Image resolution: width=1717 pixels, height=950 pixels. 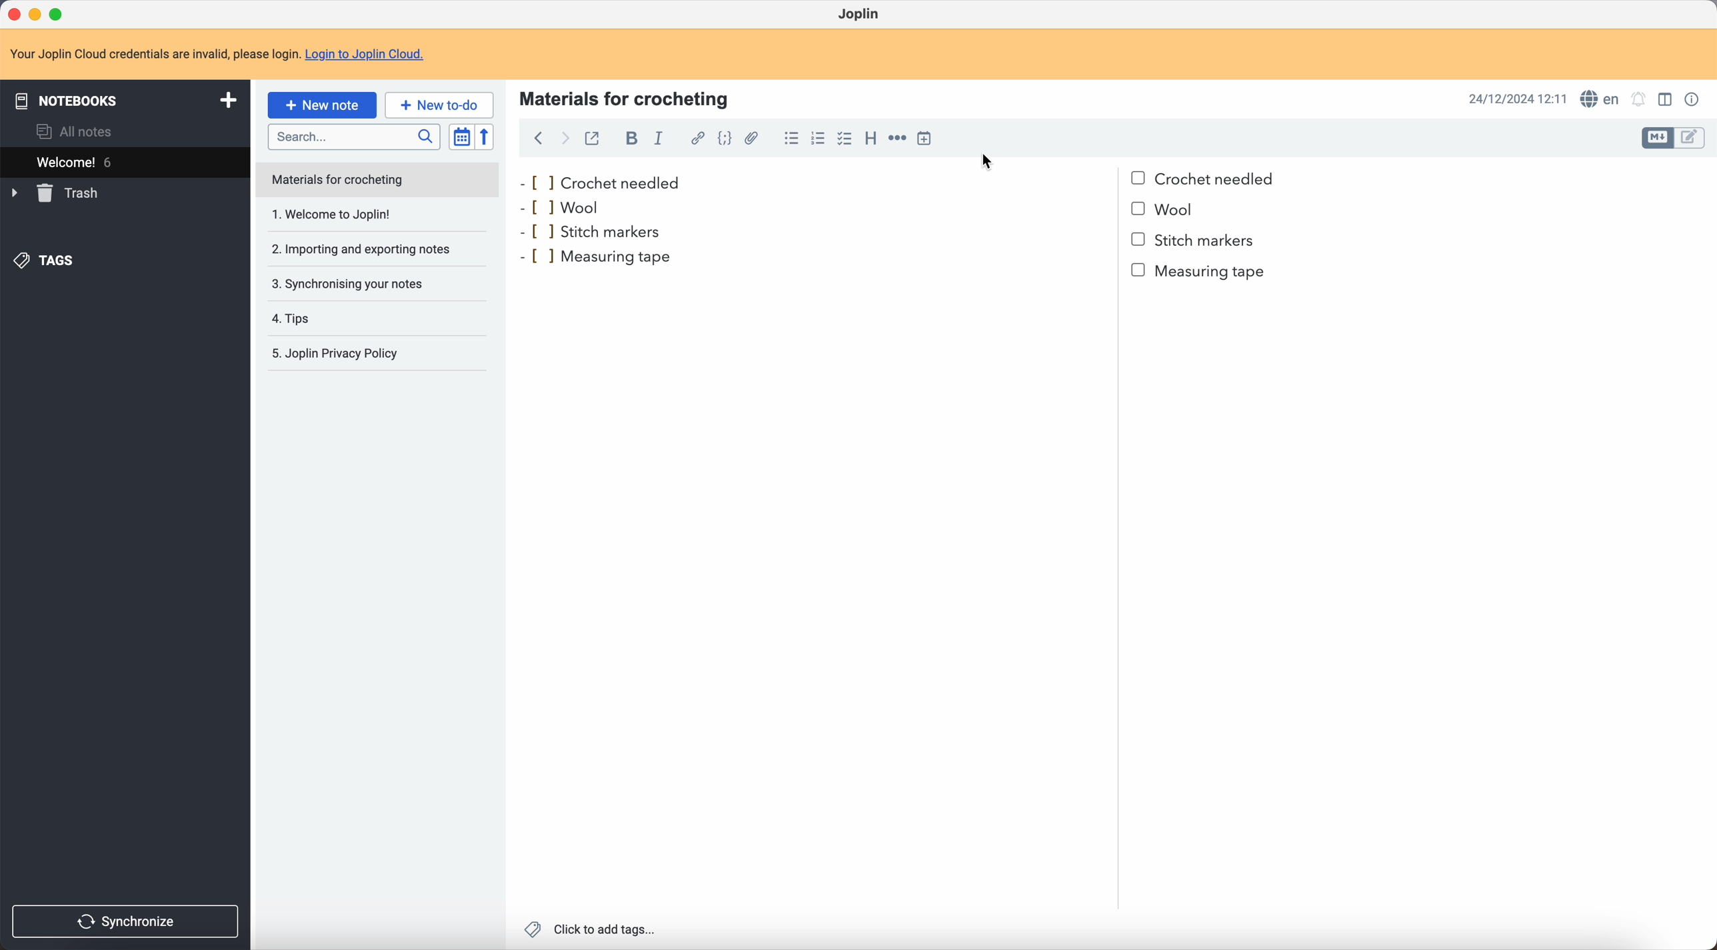 I want to click on note, so click(x=218, y=54).